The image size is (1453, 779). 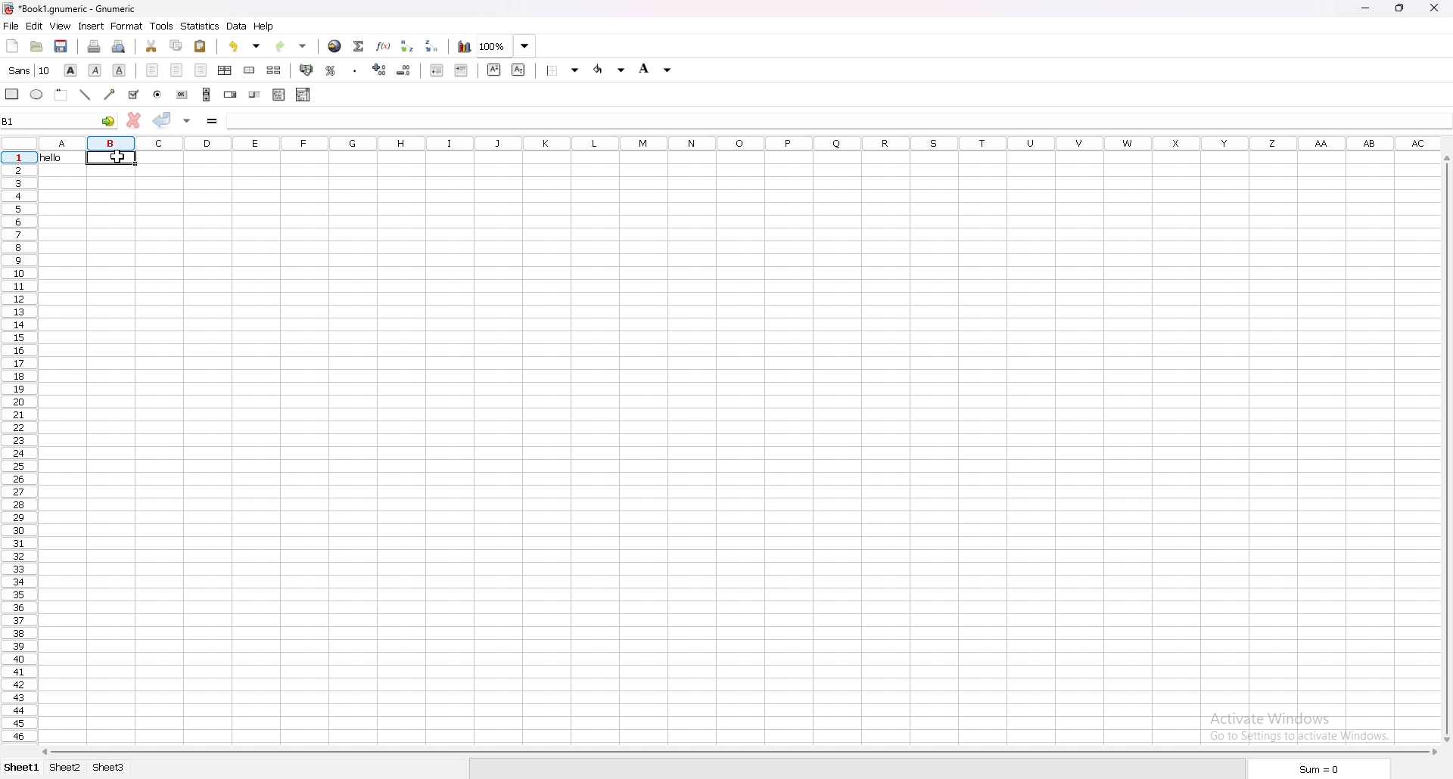 I want to click on background, so click(x=565, y=70).